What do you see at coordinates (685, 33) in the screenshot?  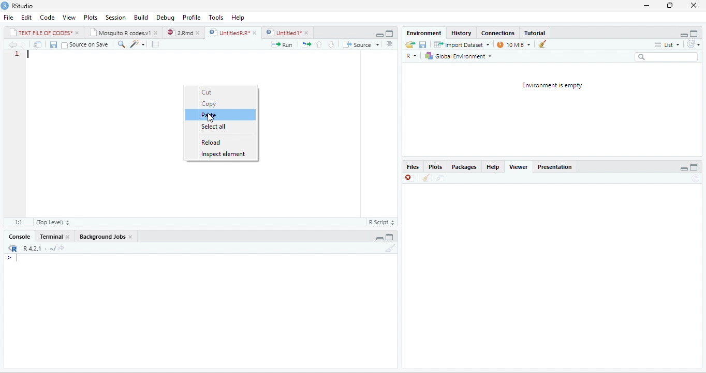 I see `minimize` at bounding box center [685, 33].